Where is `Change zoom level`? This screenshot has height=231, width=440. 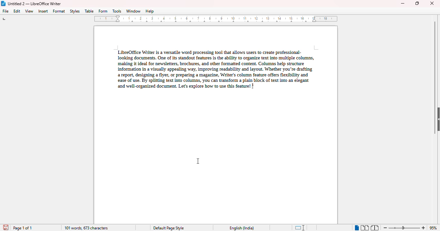 Change zoom level is located at coordinates (405, 227).